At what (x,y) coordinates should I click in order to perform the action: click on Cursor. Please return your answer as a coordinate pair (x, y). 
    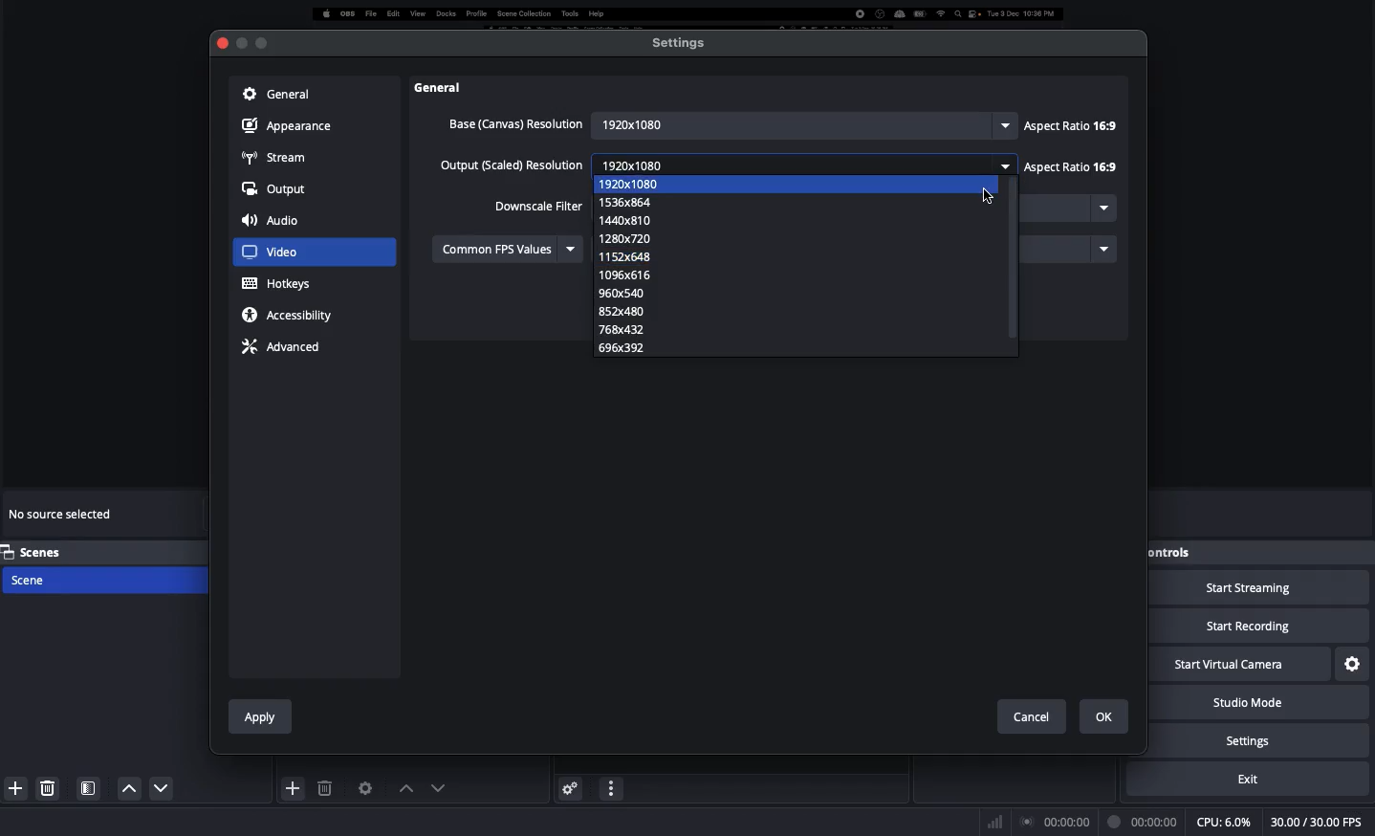
    Looking at the image, I should click on (985, 194).